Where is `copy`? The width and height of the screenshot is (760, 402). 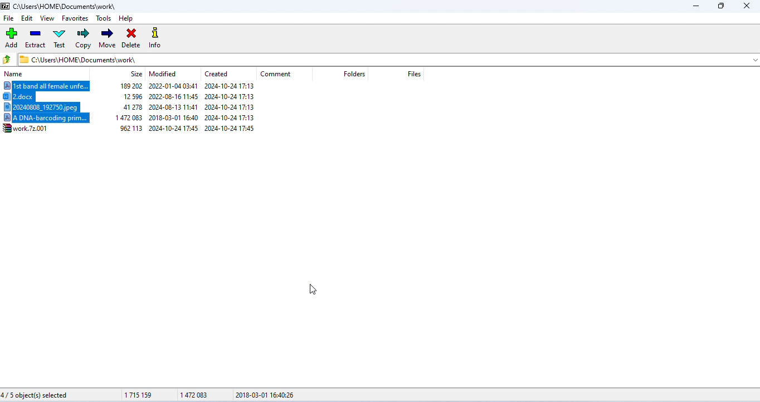 copy is located at coordinates (84, 38).